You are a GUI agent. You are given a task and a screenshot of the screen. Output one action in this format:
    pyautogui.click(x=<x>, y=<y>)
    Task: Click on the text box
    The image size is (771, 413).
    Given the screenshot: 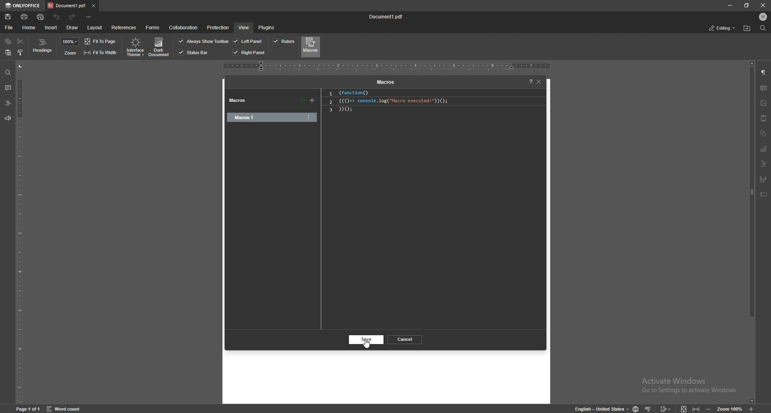 What is the action you would take?
    pyautogui.click(x=764, y=194)
    